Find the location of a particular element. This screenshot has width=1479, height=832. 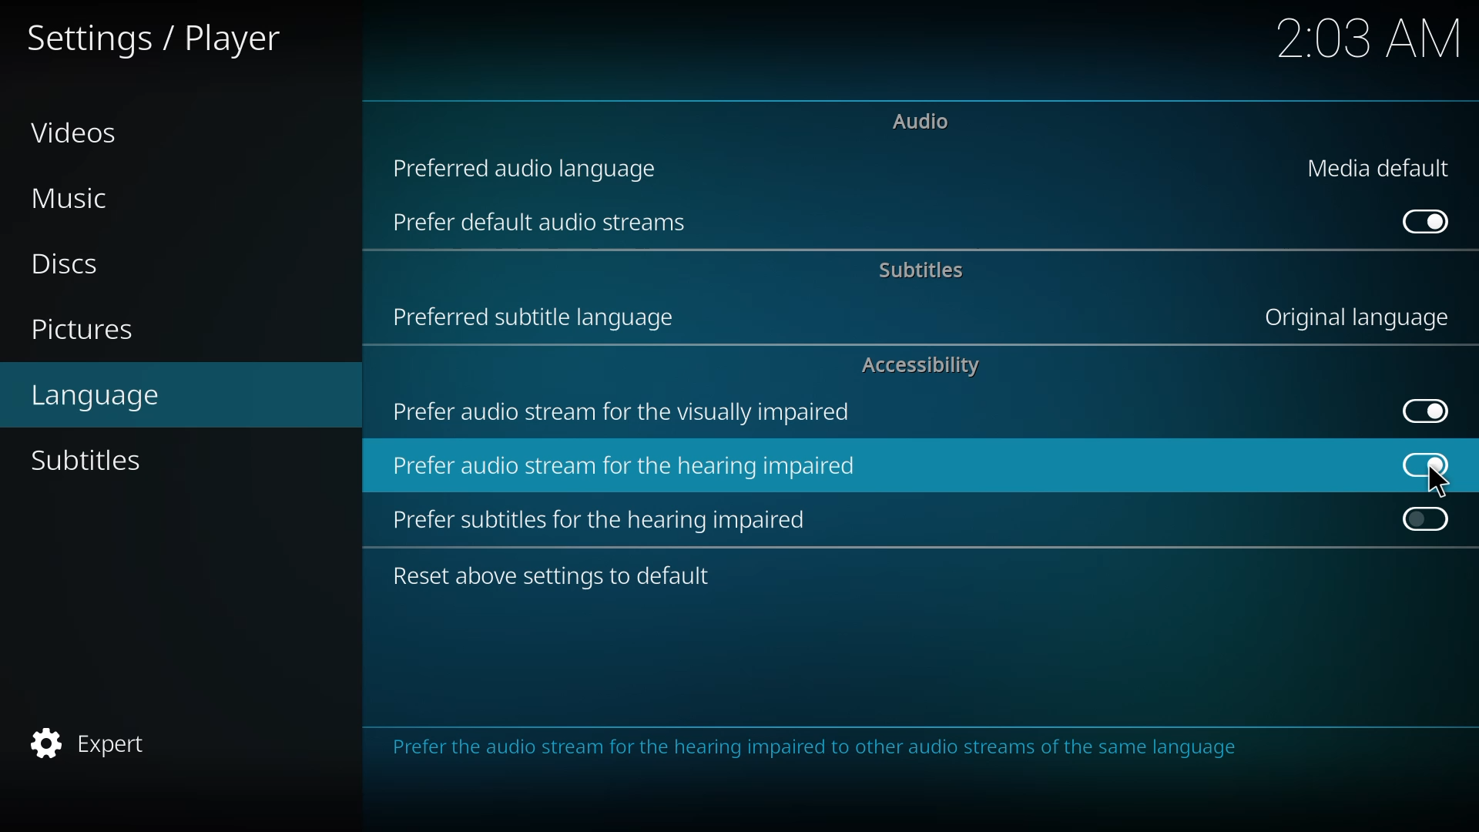

enabled is located at coordinates (1422, 408).